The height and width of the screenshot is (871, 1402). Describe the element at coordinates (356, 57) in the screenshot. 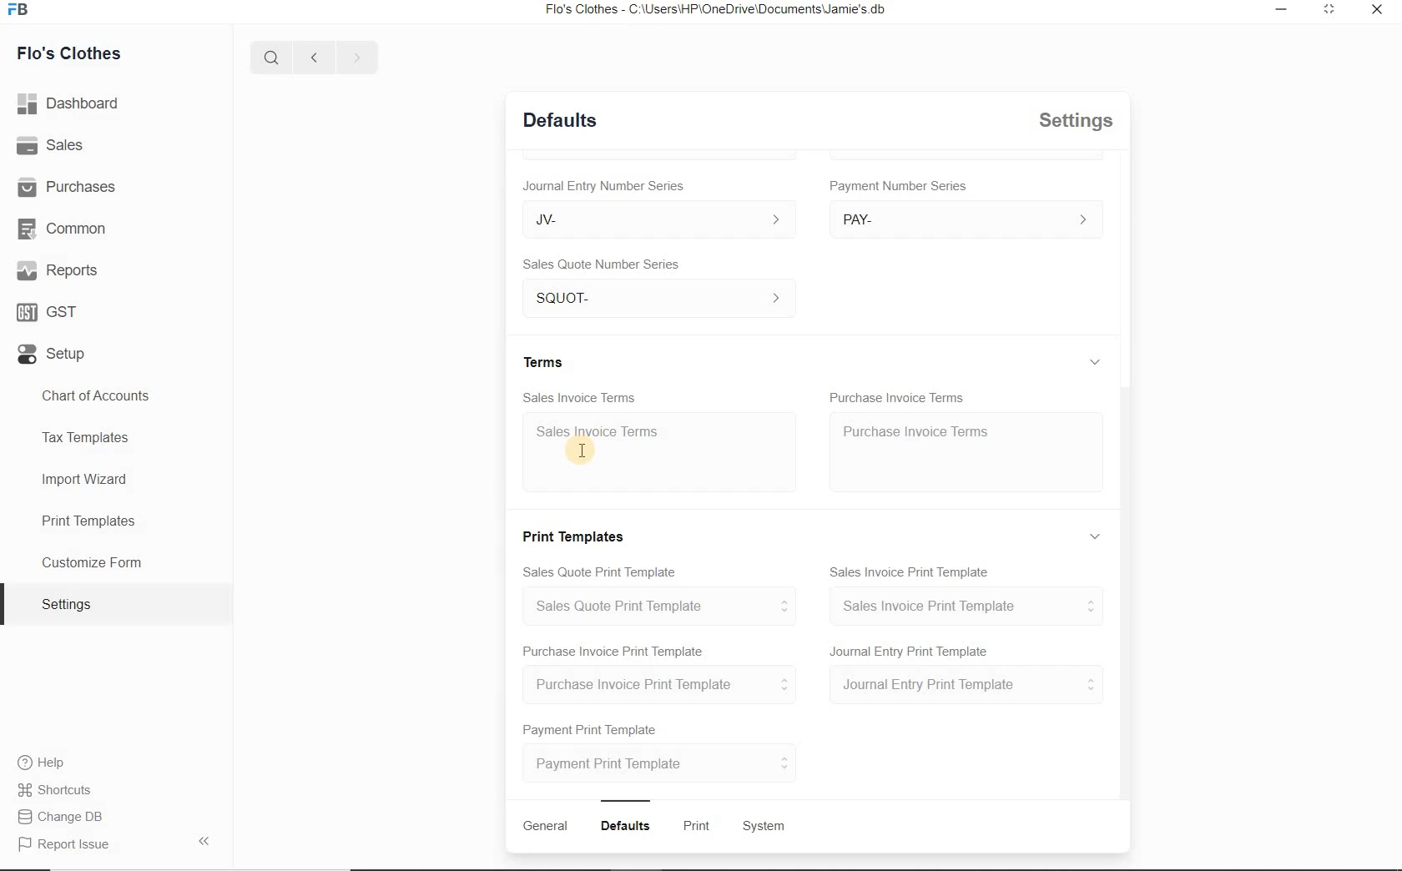

I see `Next` at that location.